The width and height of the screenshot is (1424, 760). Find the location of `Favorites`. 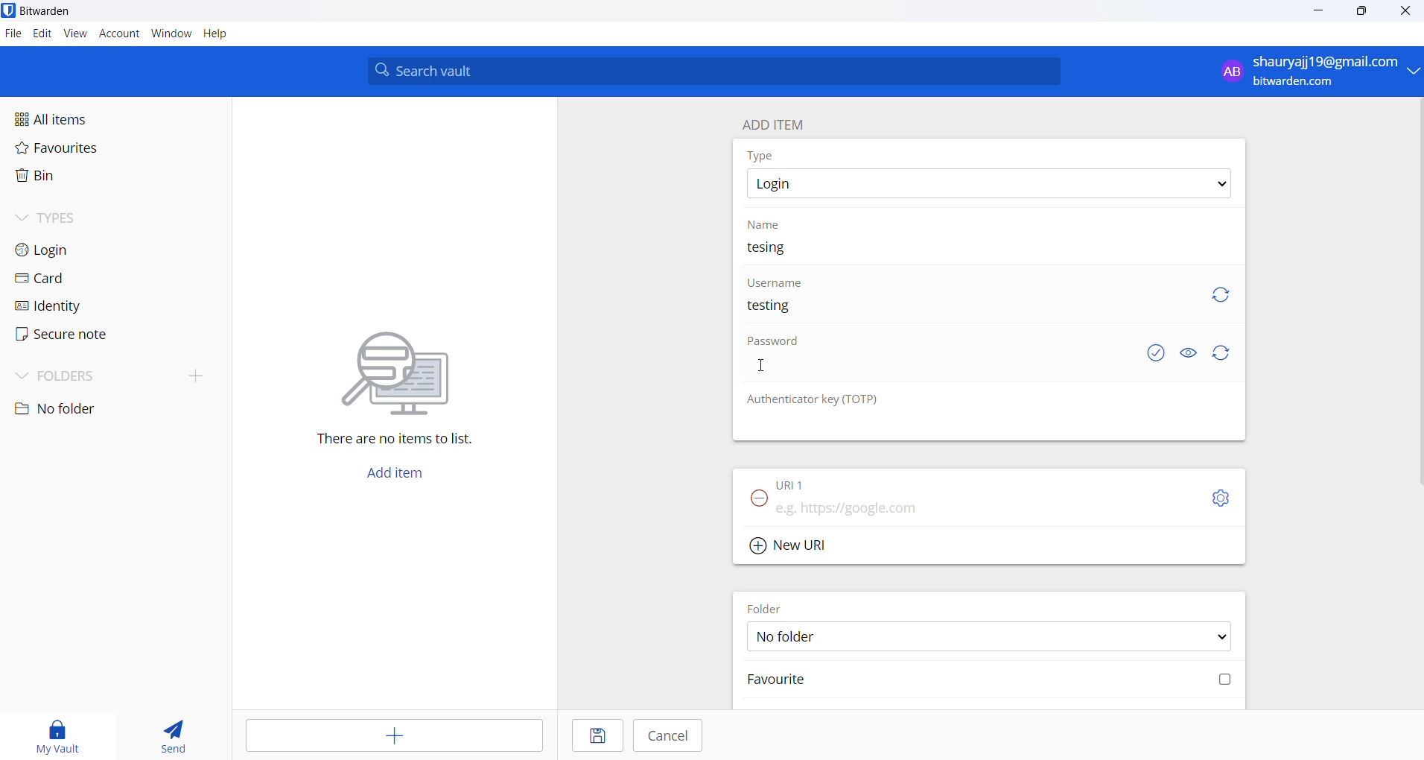

Favorites is located at coordinates (90, 151).